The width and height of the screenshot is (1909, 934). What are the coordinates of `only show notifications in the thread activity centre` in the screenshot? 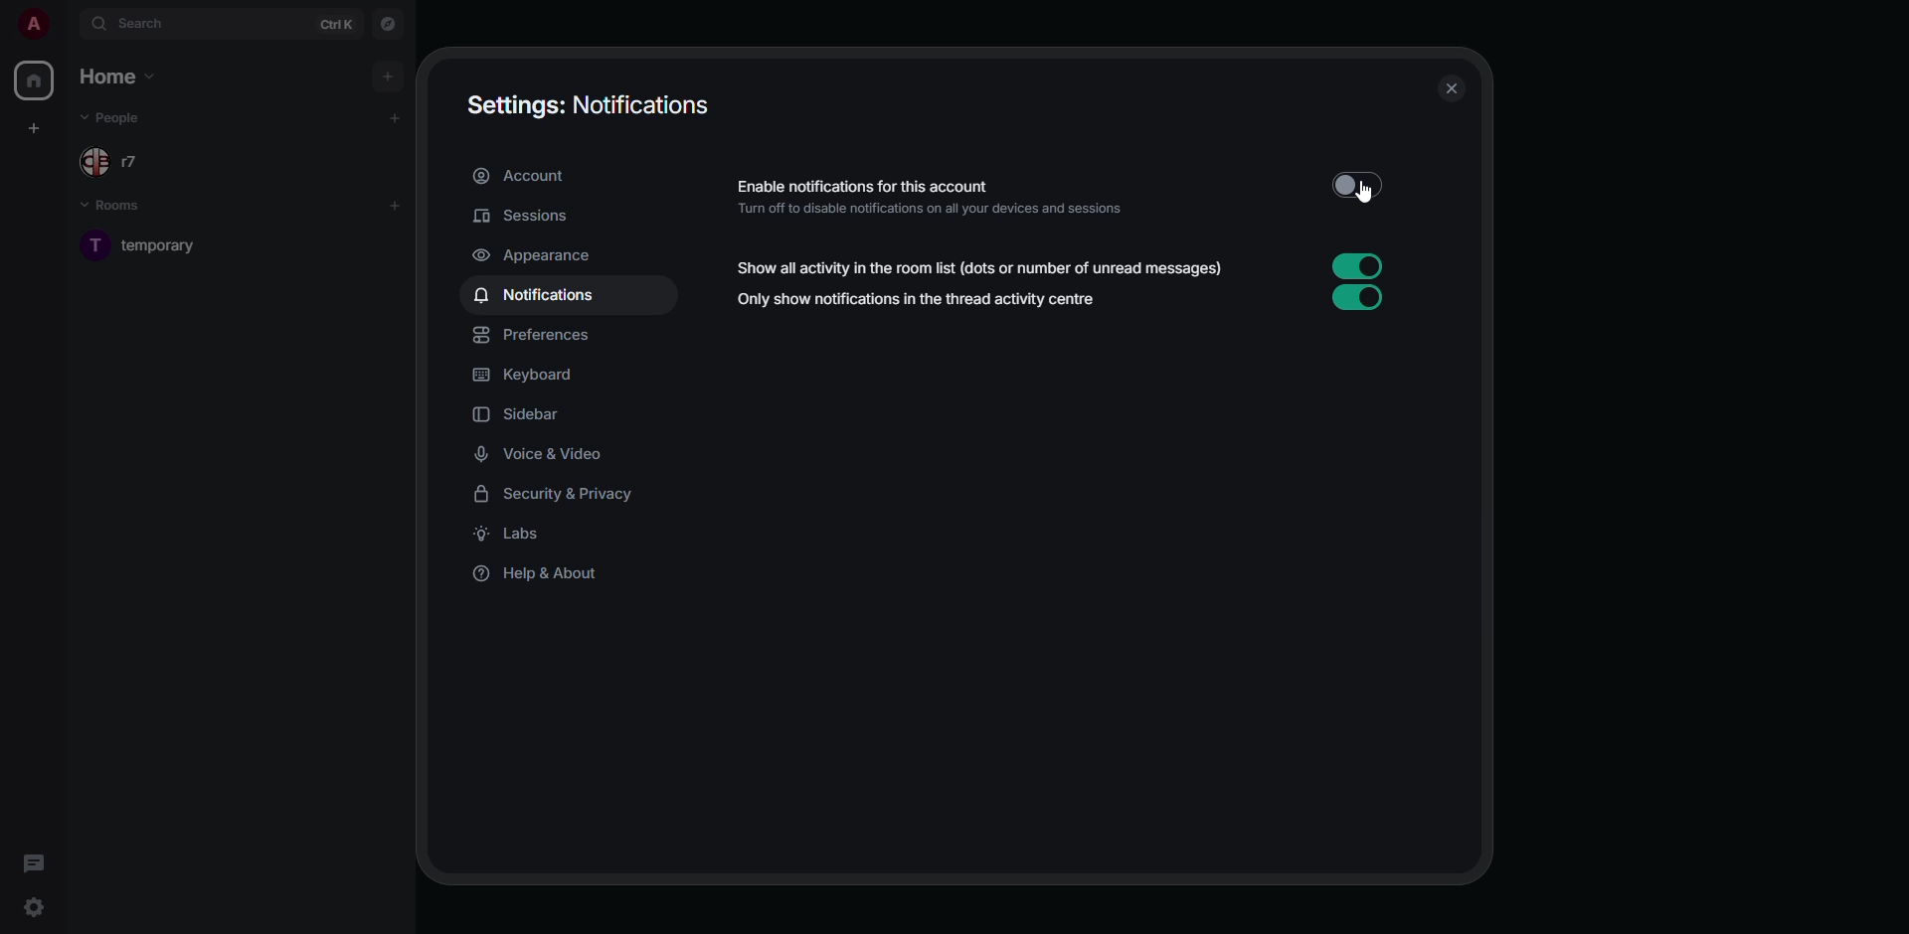 It's located at (920, 300).